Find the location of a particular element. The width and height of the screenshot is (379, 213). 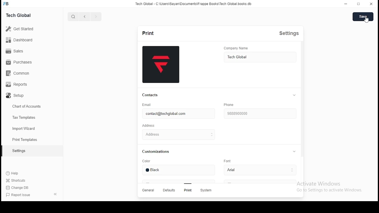

Customizations. is located at coordinates (159, 152).